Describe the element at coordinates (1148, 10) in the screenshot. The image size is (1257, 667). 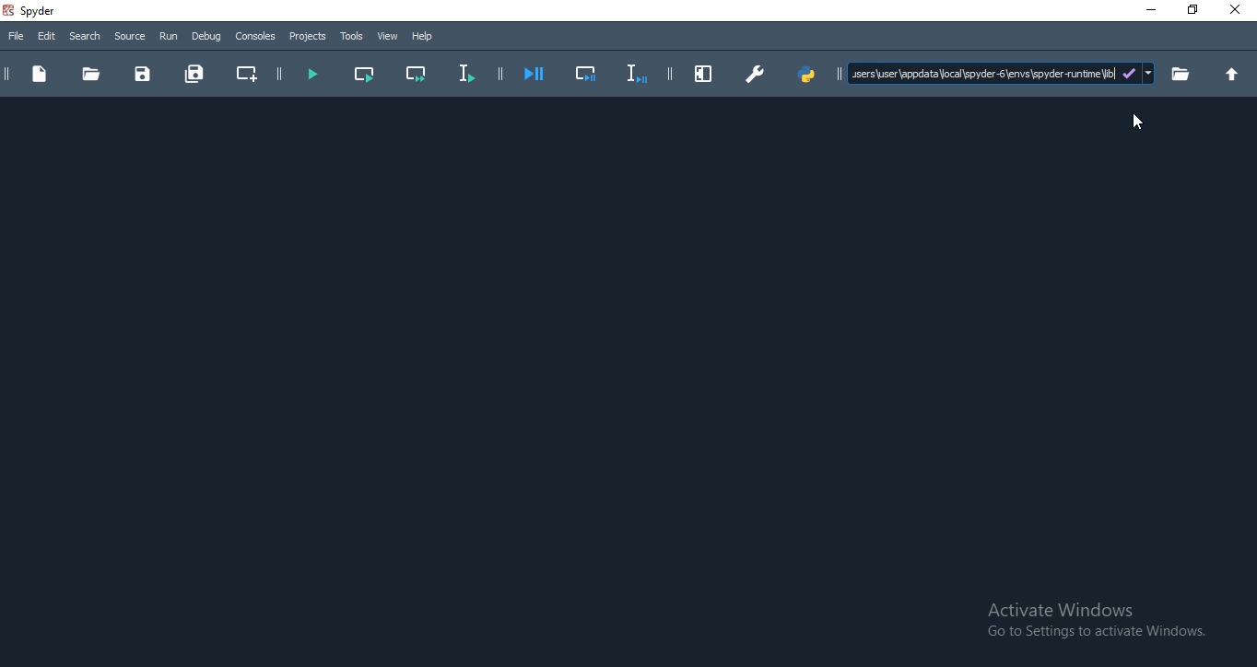
I see `Minimise` at that location.